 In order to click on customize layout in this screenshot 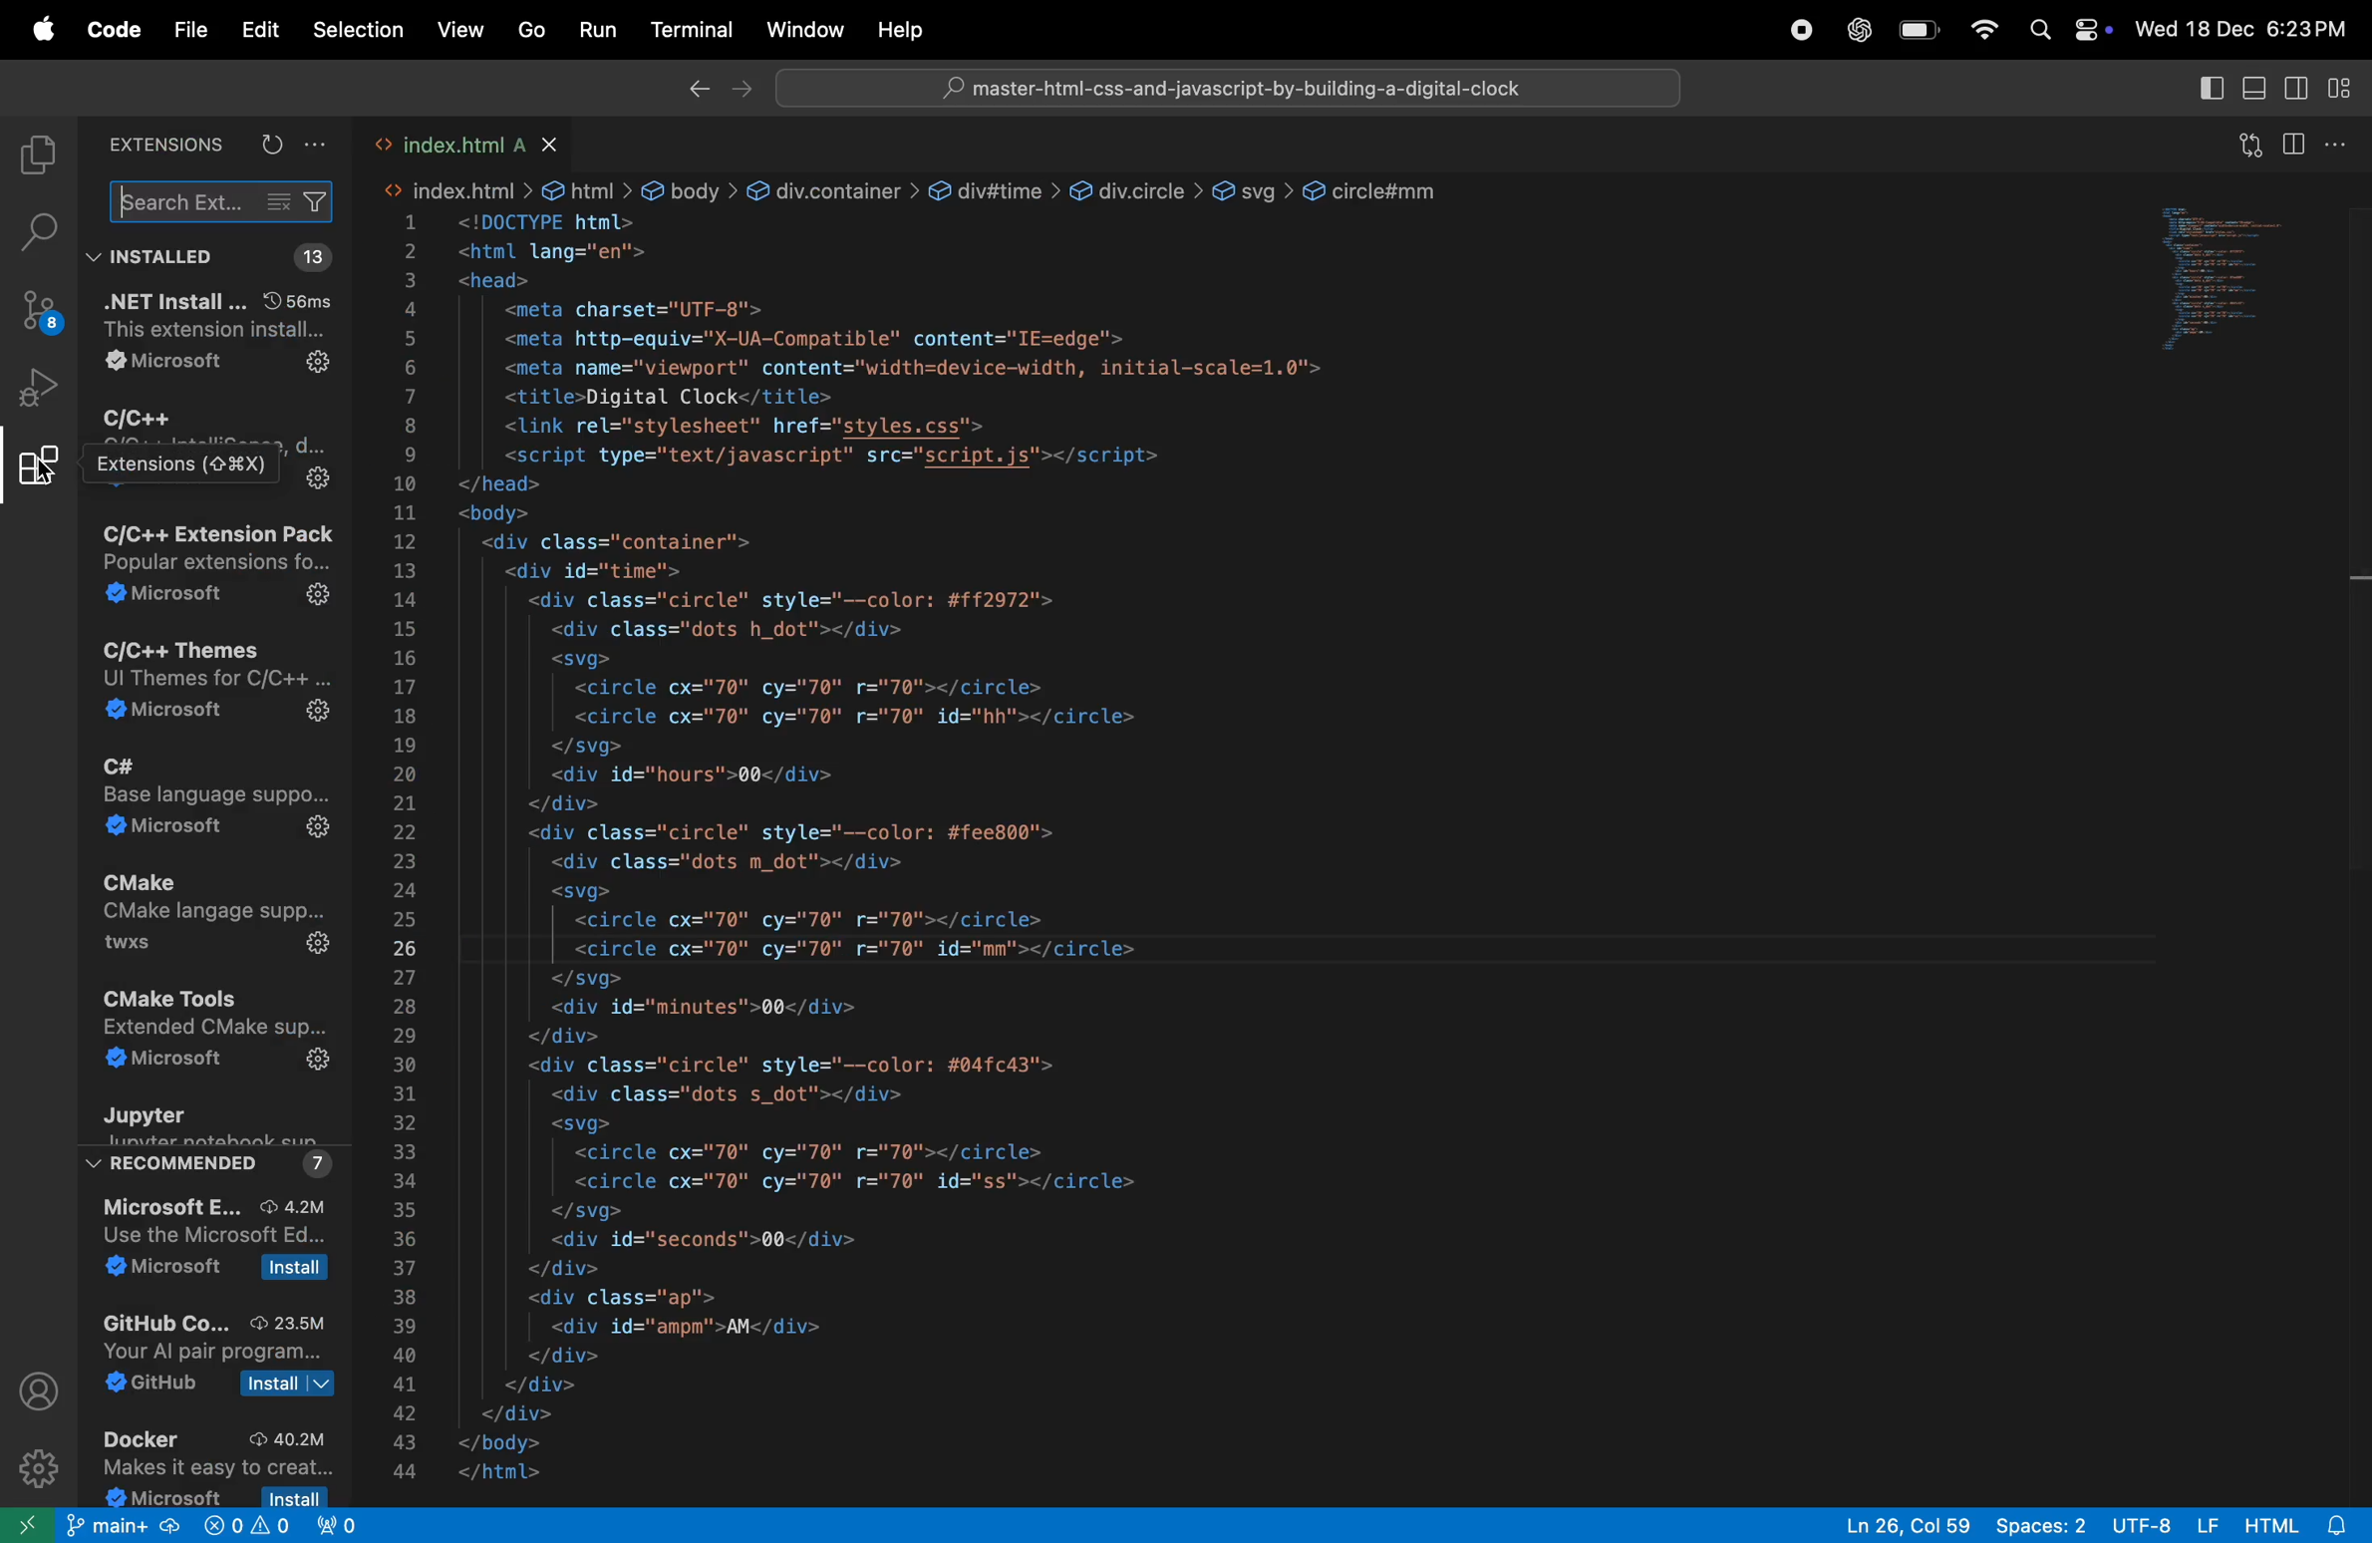, I will do `click(2348, 91)`.